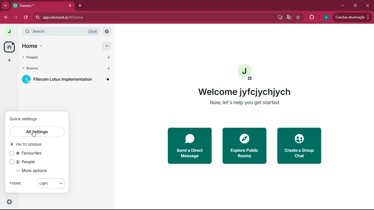 The height and width of the screenshot is (210, 374). Describe the element at coordinates (298, 17) in the screenshot. I see `favourite ` at that location.